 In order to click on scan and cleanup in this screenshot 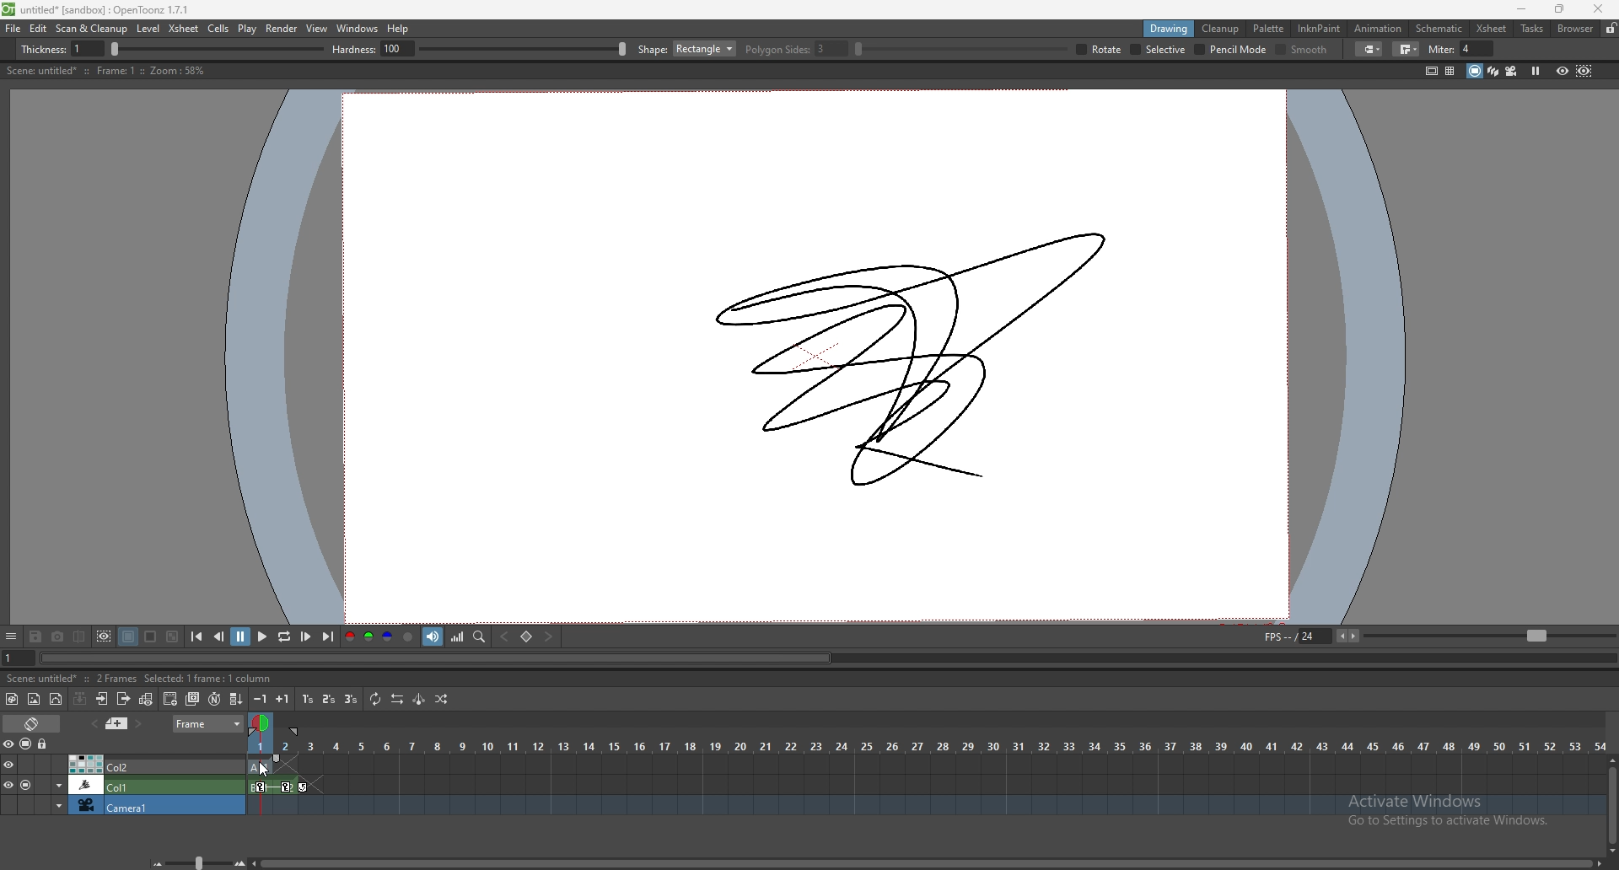, I will do `click(91, 29)`.